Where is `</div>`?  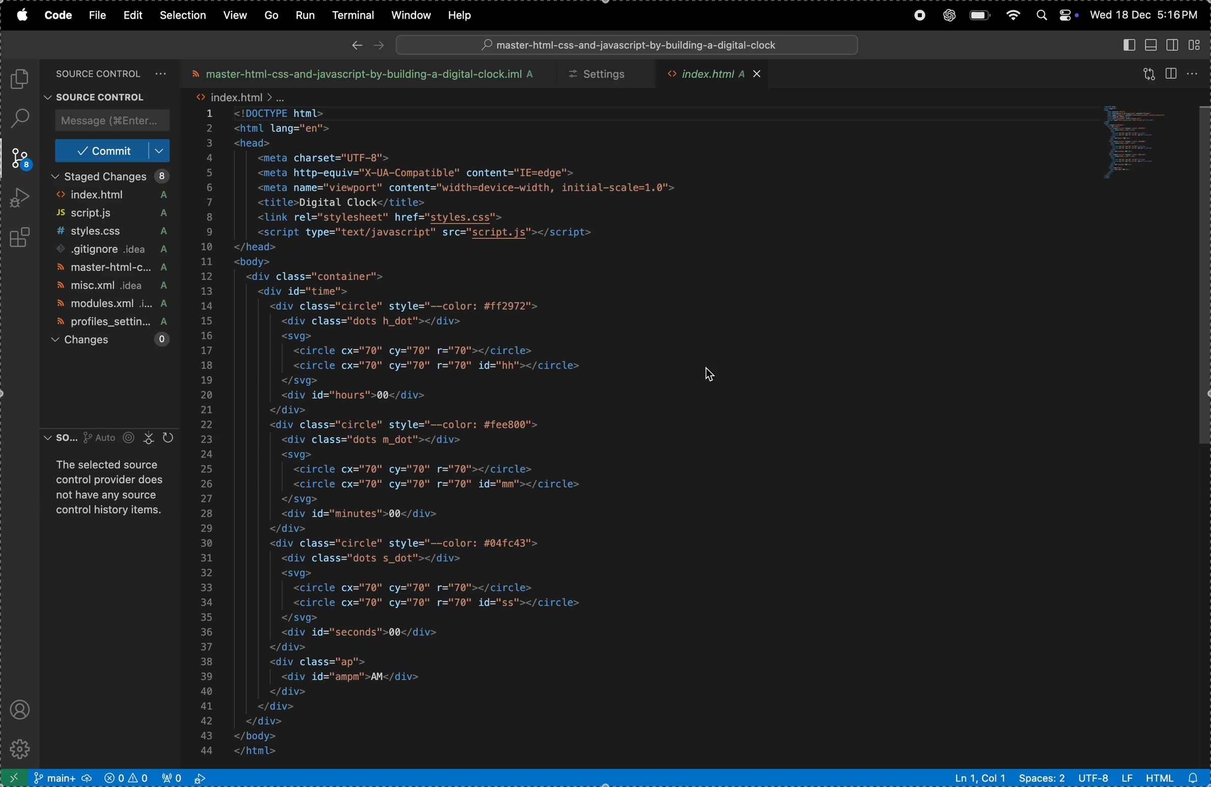 </div> is located at coordinates (293, 691).